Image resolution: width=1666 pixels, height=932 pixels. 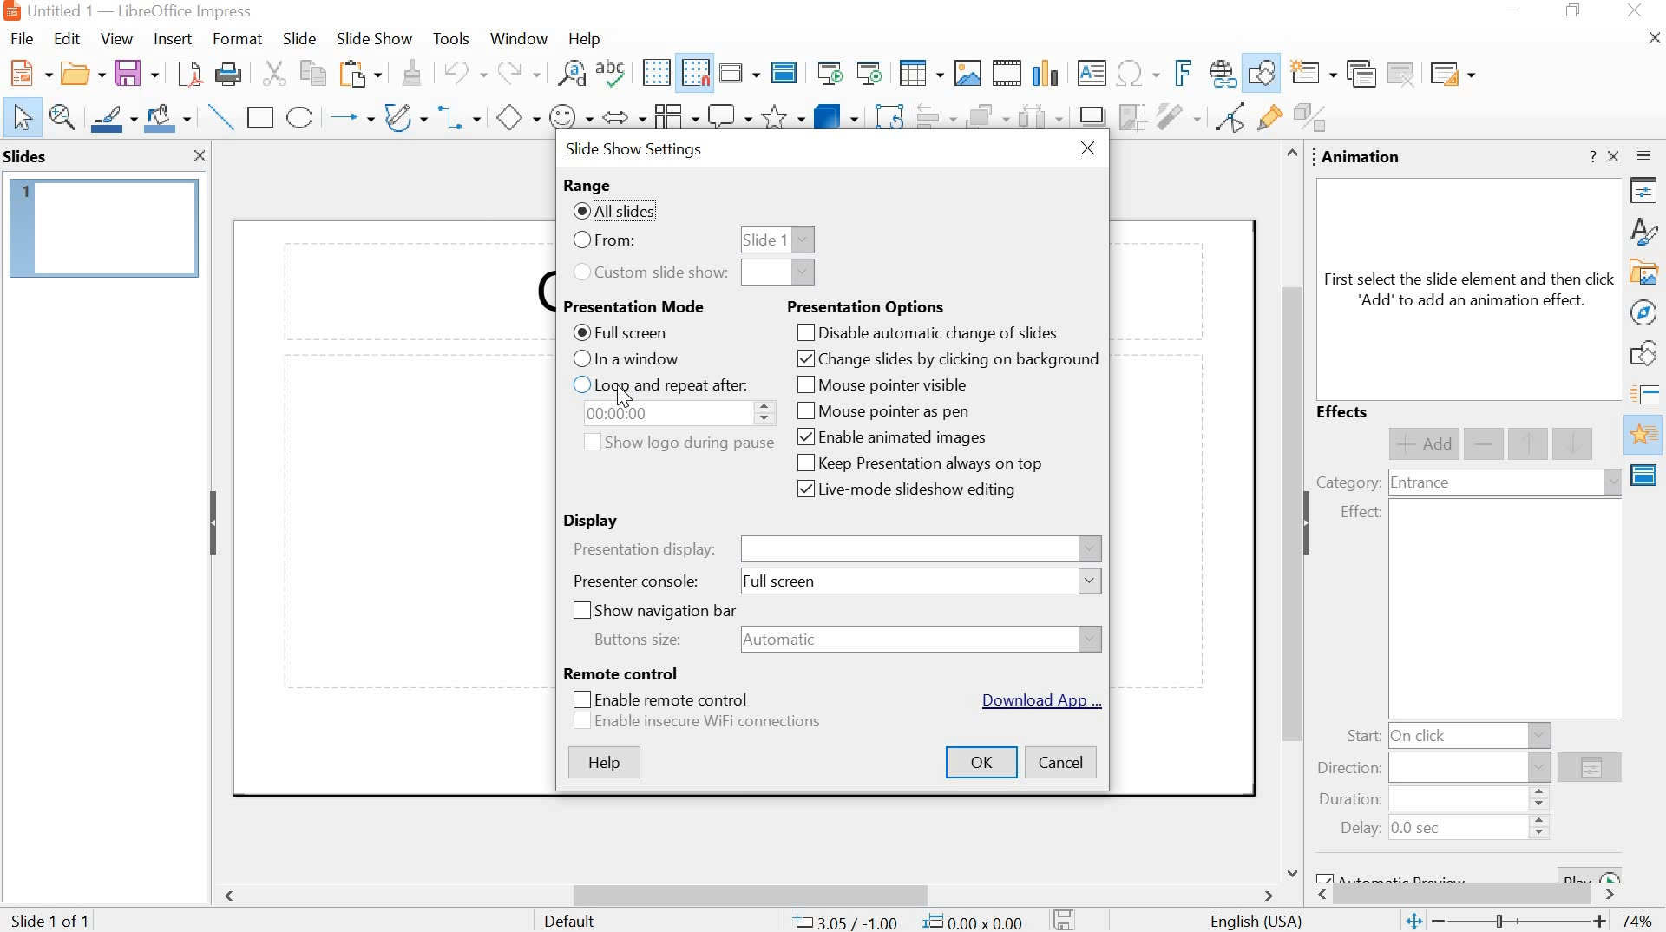 I want to click on delay, so click(x=1361, y=829).